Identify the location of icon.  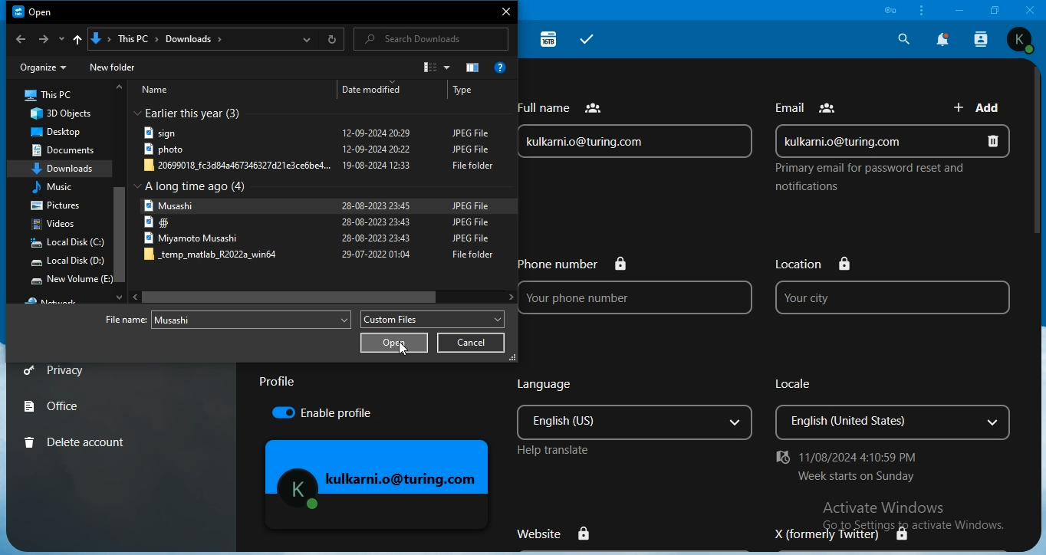
(893, 10).